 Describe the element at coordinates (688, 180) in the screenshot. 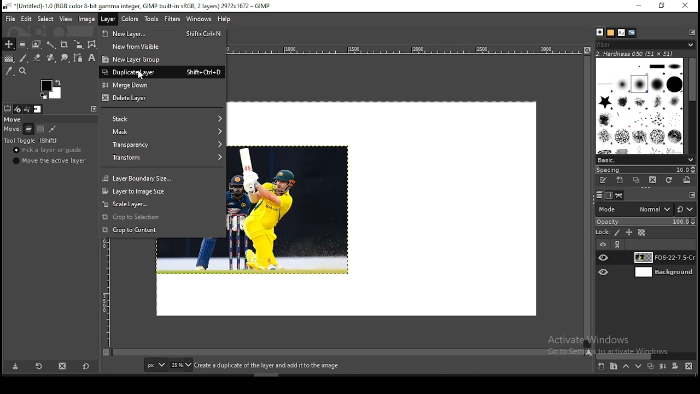

I see `open brush as image` at that location.